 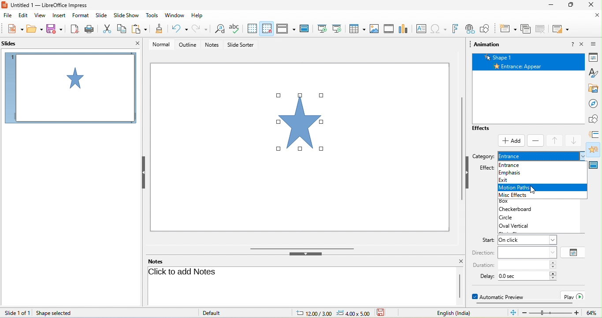 What do you see at coordinates (574, 296) in the screenshot?
I see `play` at bounding box center [574, 296].